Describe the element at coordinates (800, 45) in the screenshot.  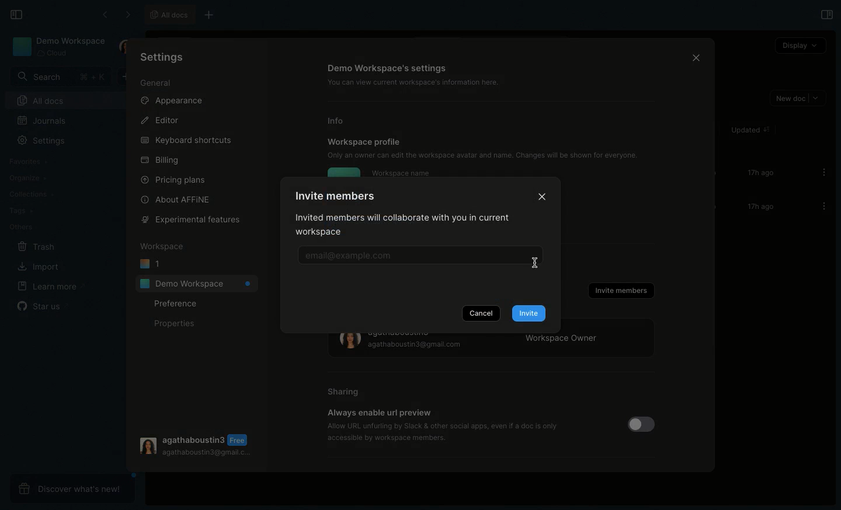
I see `Display` at that location.